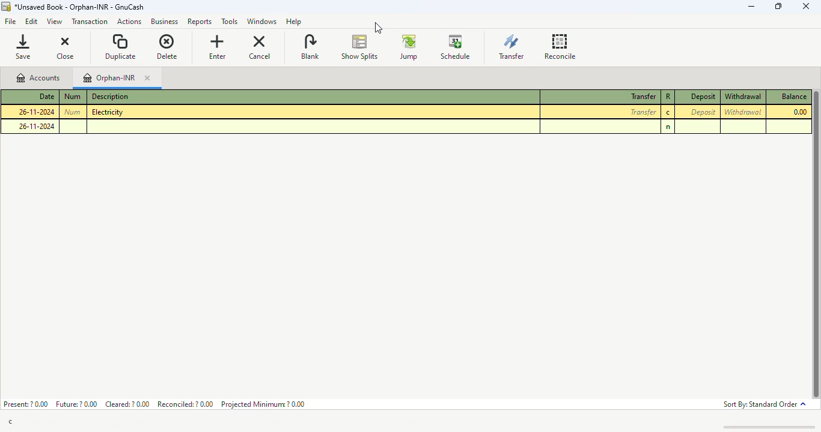 The width and height of the screenshot is (821, 432). What do you see at coordinates (260, 47) in the screenshot?
I see `cancel` at bounding box center [260, 47].